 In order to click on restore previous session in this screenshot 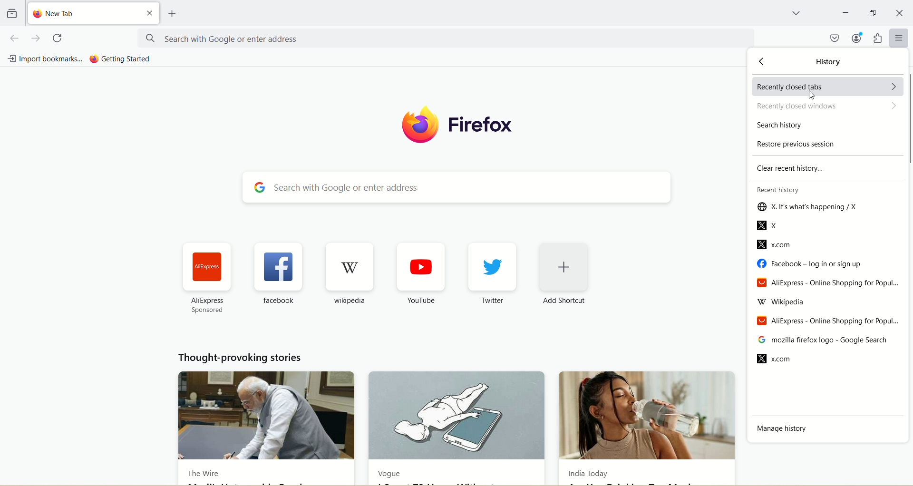, I will do `click(828, 144)`.